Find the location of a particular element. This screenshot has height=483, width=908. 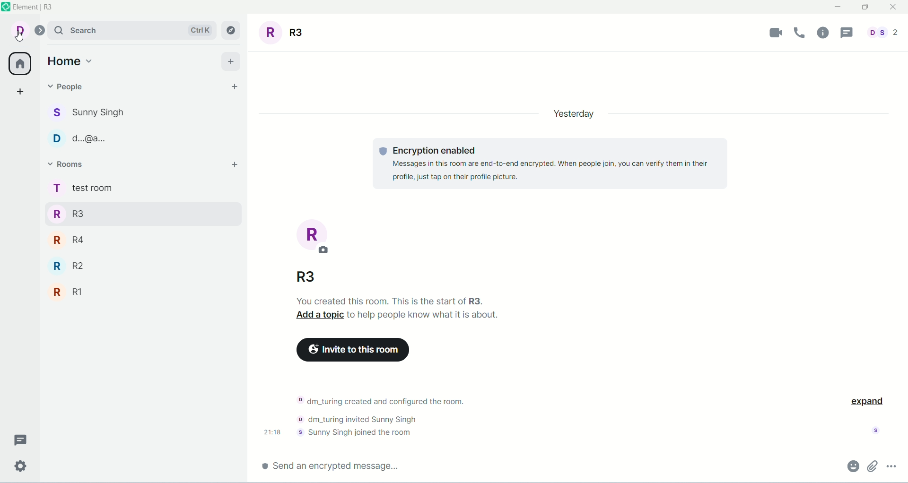

R1 is located at coordinates (127, 293).